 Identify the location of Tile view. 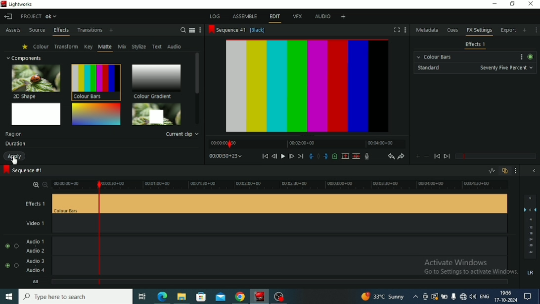
(192, 30).